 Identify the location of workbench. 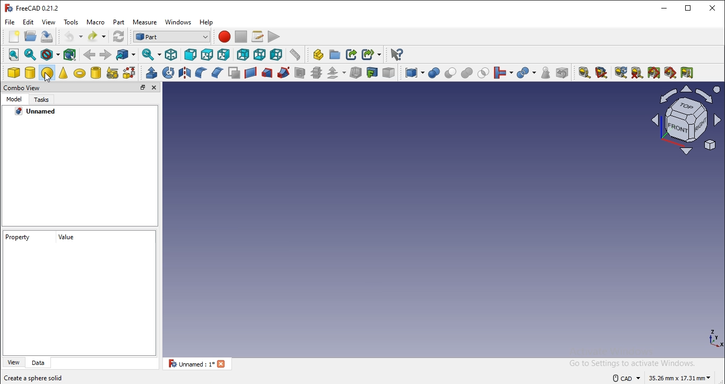
(172, 37).